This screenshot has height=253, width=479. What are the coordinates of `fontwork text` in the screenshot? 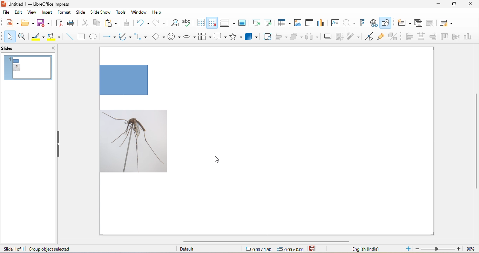 It's located at (363, 22).